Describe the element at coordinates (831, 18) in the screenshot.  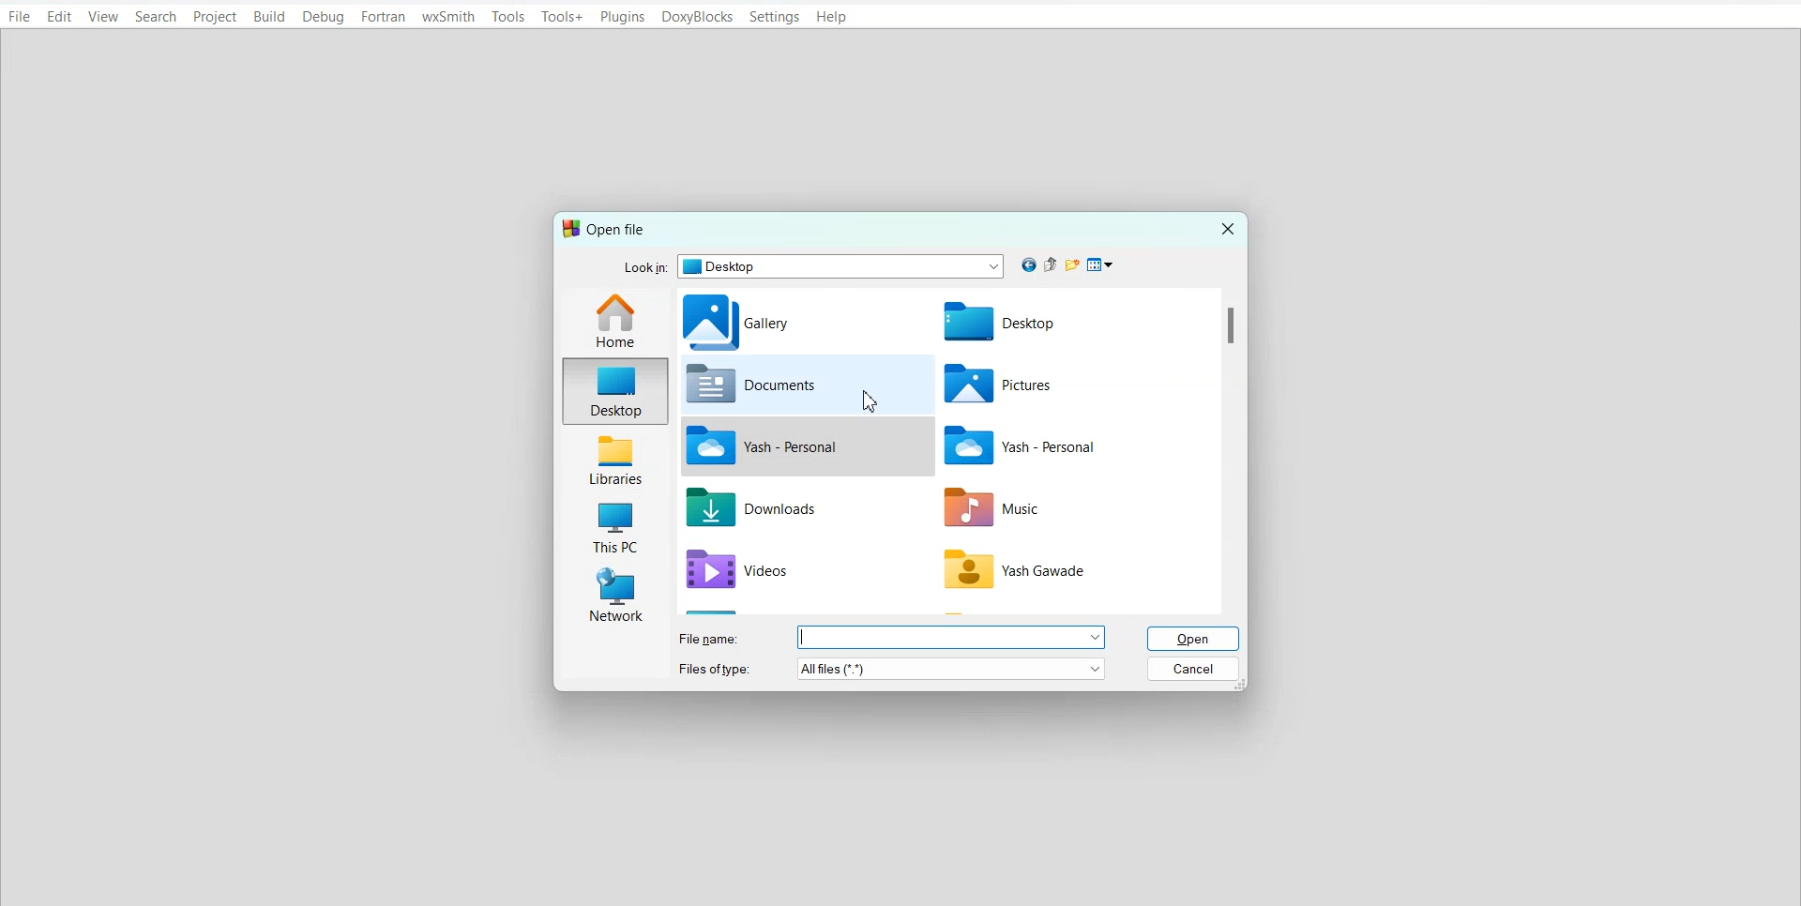
I see `Help` at that location.